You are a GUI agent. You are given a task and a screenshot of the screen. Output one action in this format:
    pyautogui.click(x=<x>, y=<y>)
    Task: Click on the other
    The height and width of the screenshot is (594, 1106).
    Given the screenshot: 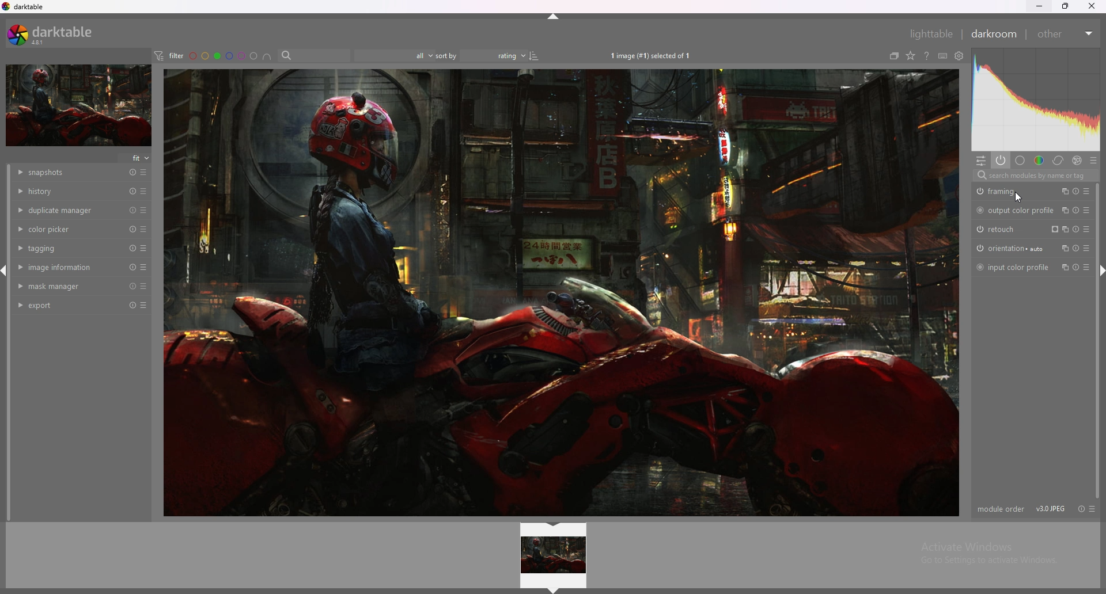 What is the action you would take?
    pyautogui.click(x=1063, y=33)
    